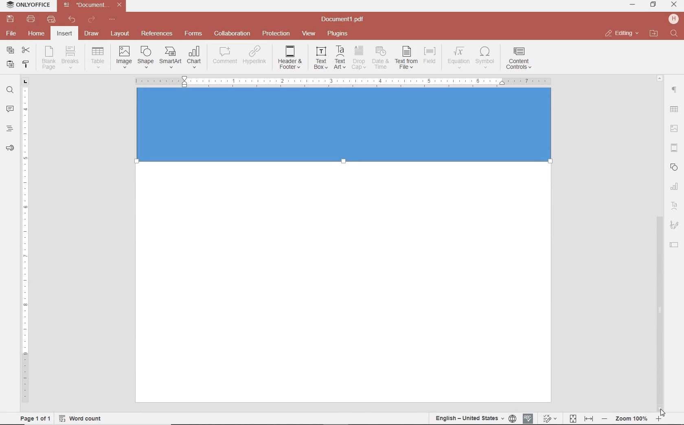 The image size is (684, 425). What do you see at coordinates (345, 20) in the screenshot?
I see `file name` at bounding box center [345, 20].